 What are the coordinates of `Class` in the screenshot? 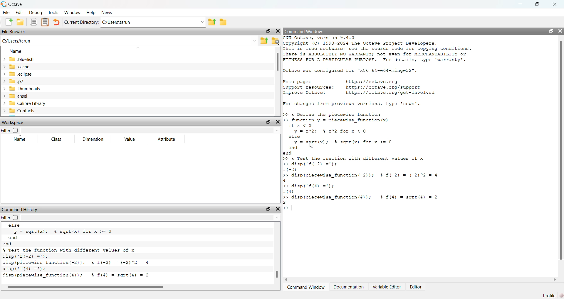 It's located at (56, 139).